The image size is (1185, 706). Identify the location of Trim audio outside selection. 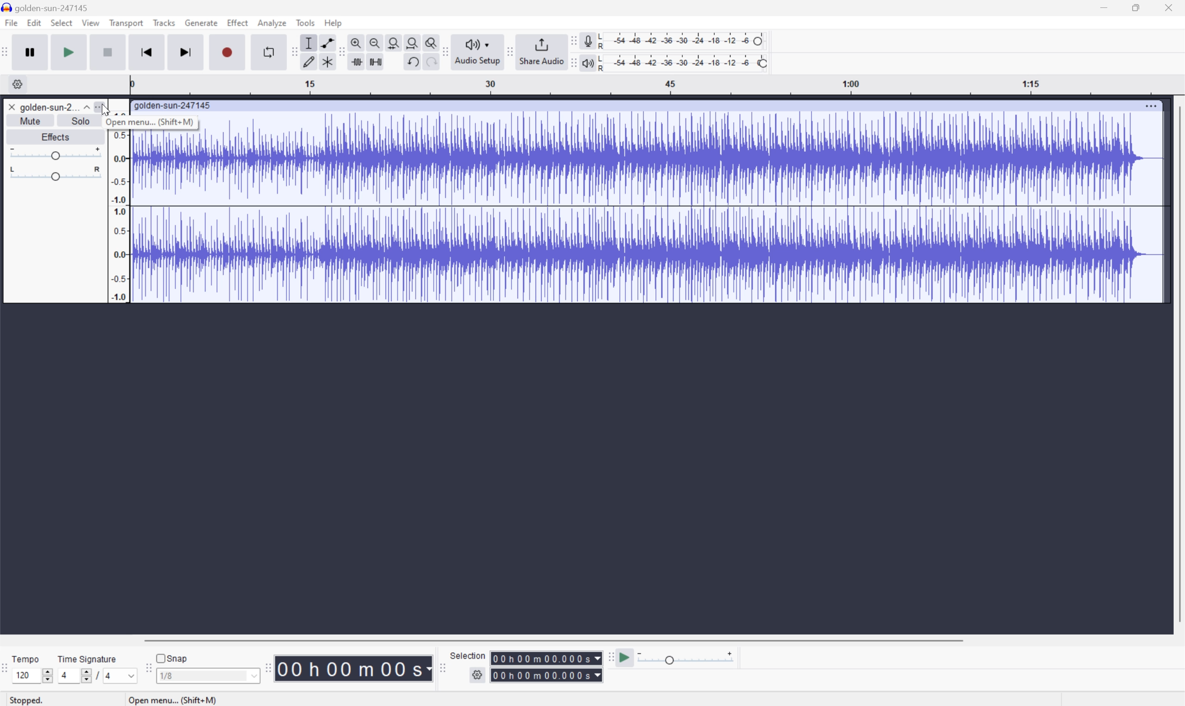
(356, 62).